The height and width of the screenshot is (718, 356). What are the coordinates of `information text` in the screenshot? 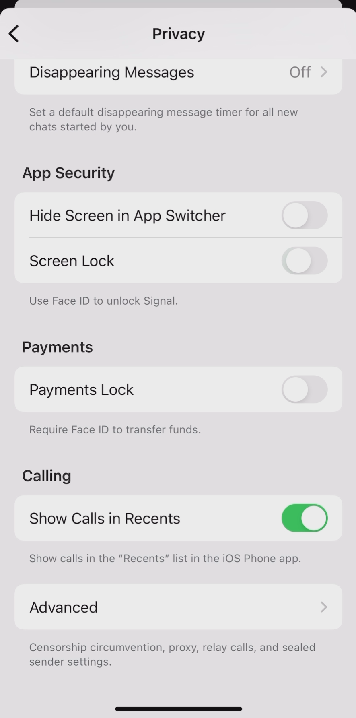 It's located at (173, 656).